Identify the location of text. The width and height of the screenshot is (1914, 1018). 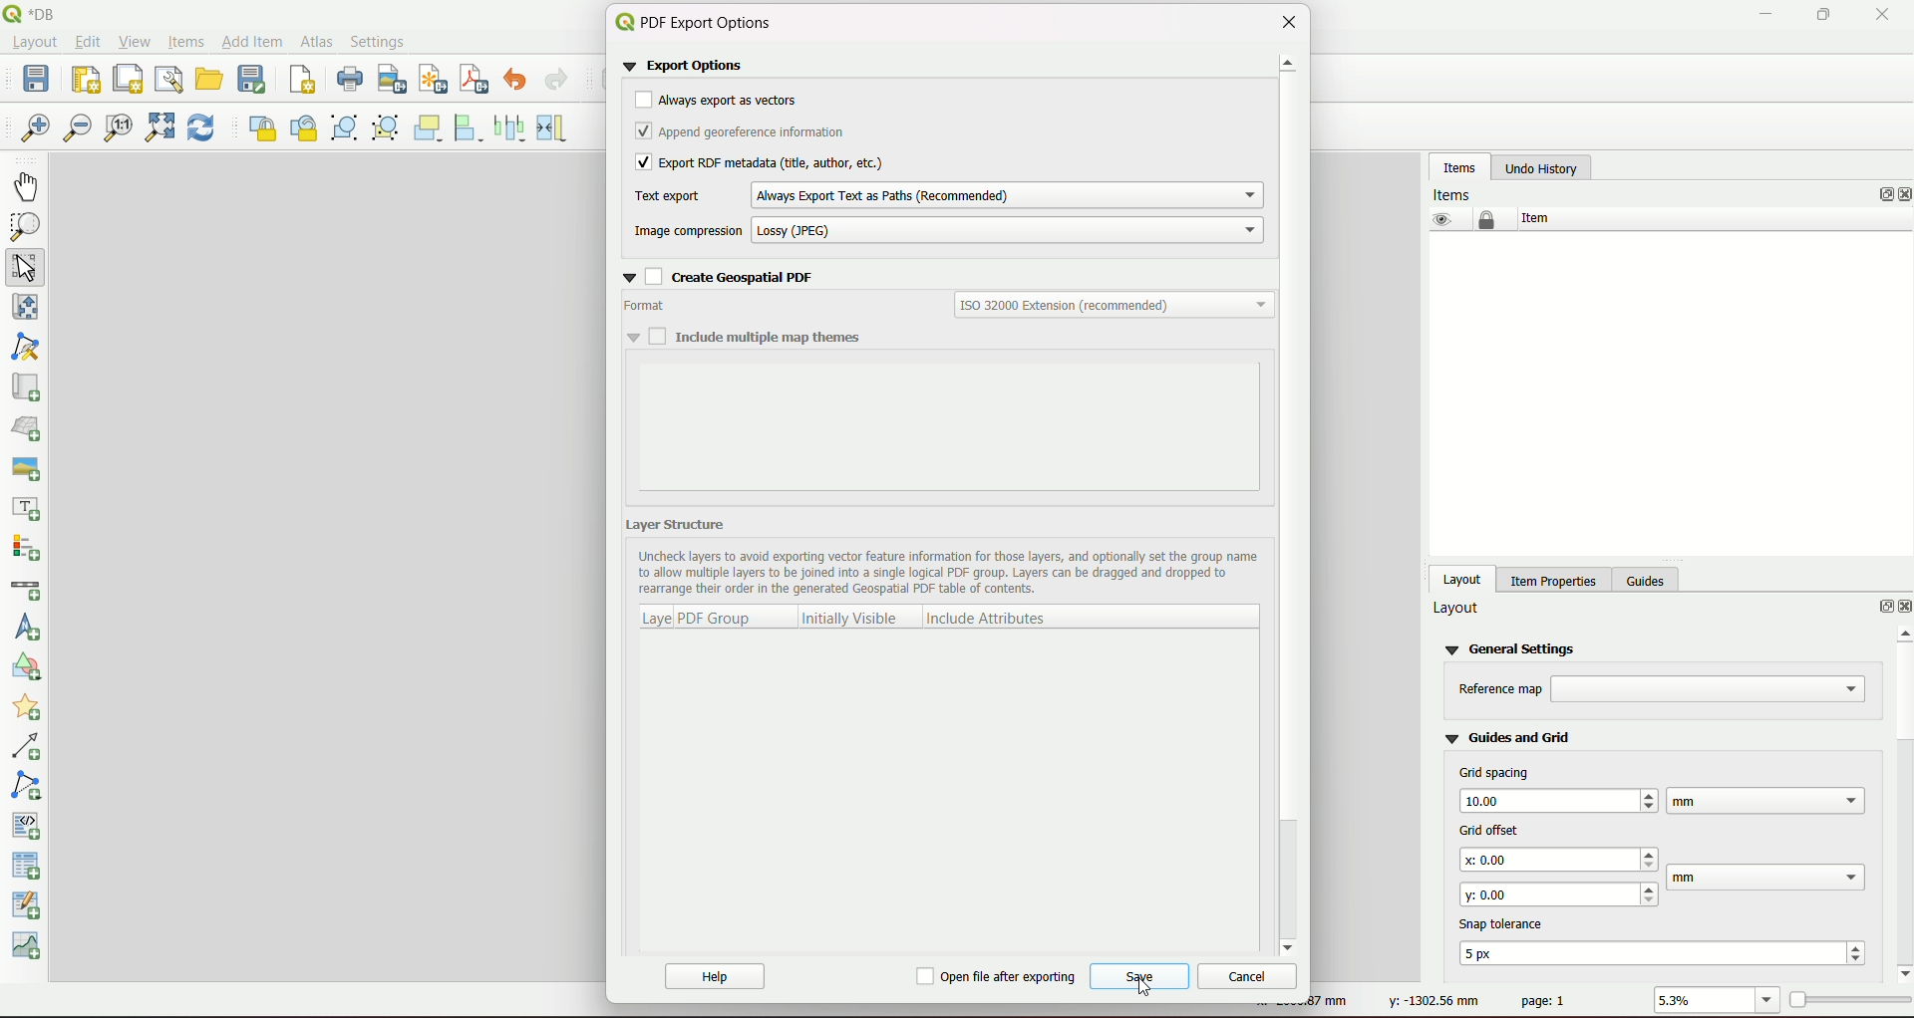
(646, 306).